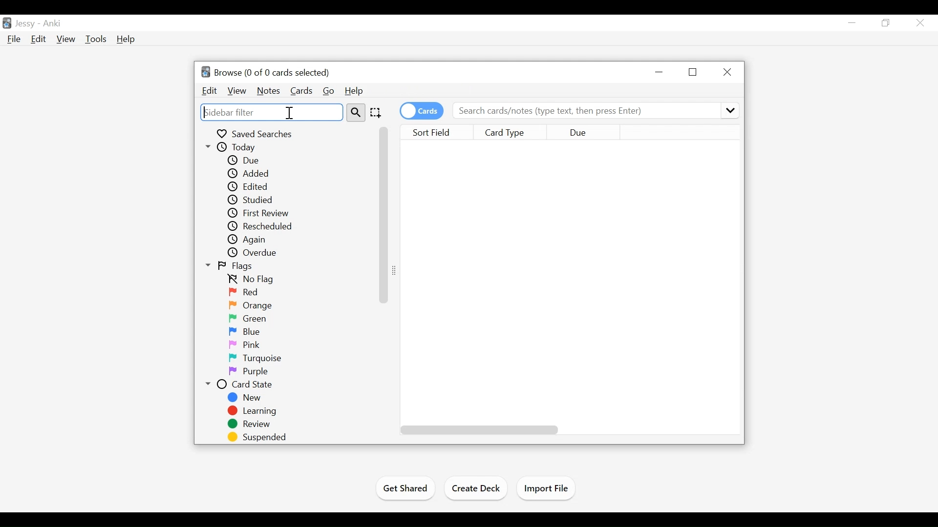 This screenshot has width=938, height=527. Describe the element at coordinates (549, 489) in the screenshot. I see `Import File` at that location.